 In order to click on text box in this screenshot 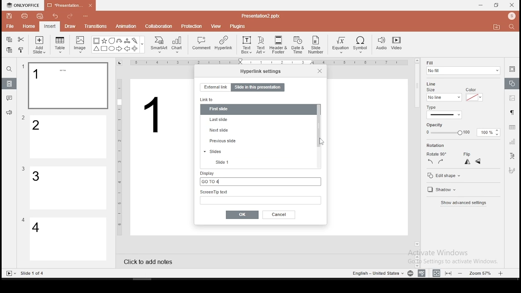, I will do `click(246, 44)`.